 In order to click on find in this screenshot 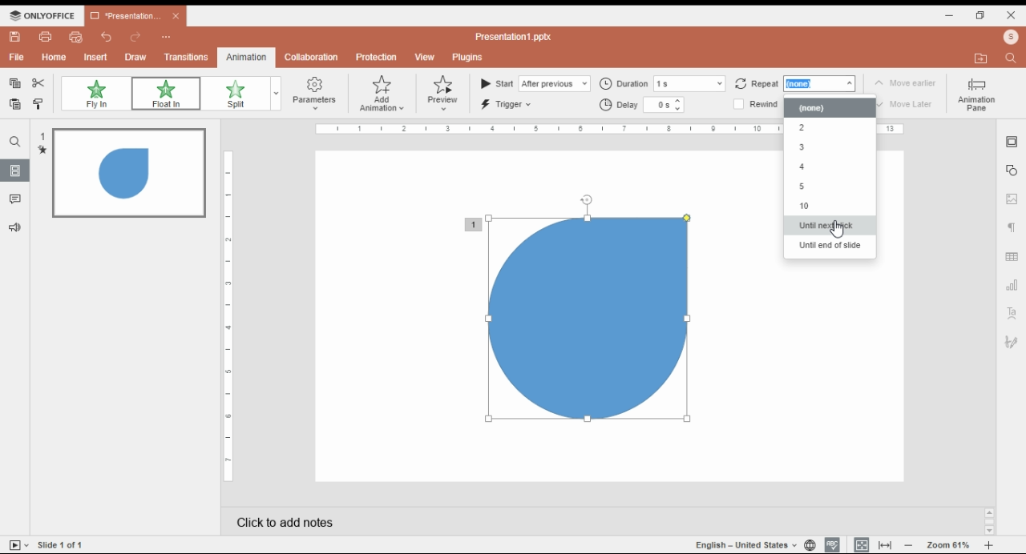, I will do `click(15, 142)`.